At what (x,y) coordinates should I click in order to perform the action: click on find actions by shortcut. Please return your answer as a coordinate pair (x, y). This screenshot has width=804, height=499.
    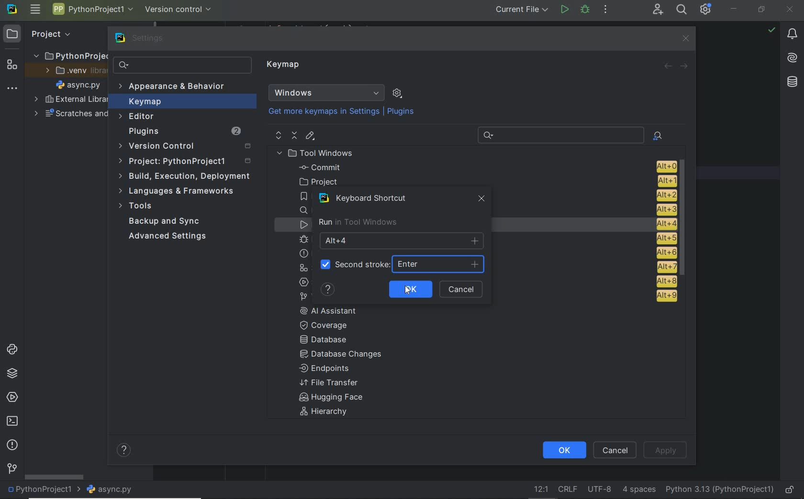
    Looking at the image, I should click on (658, 136).